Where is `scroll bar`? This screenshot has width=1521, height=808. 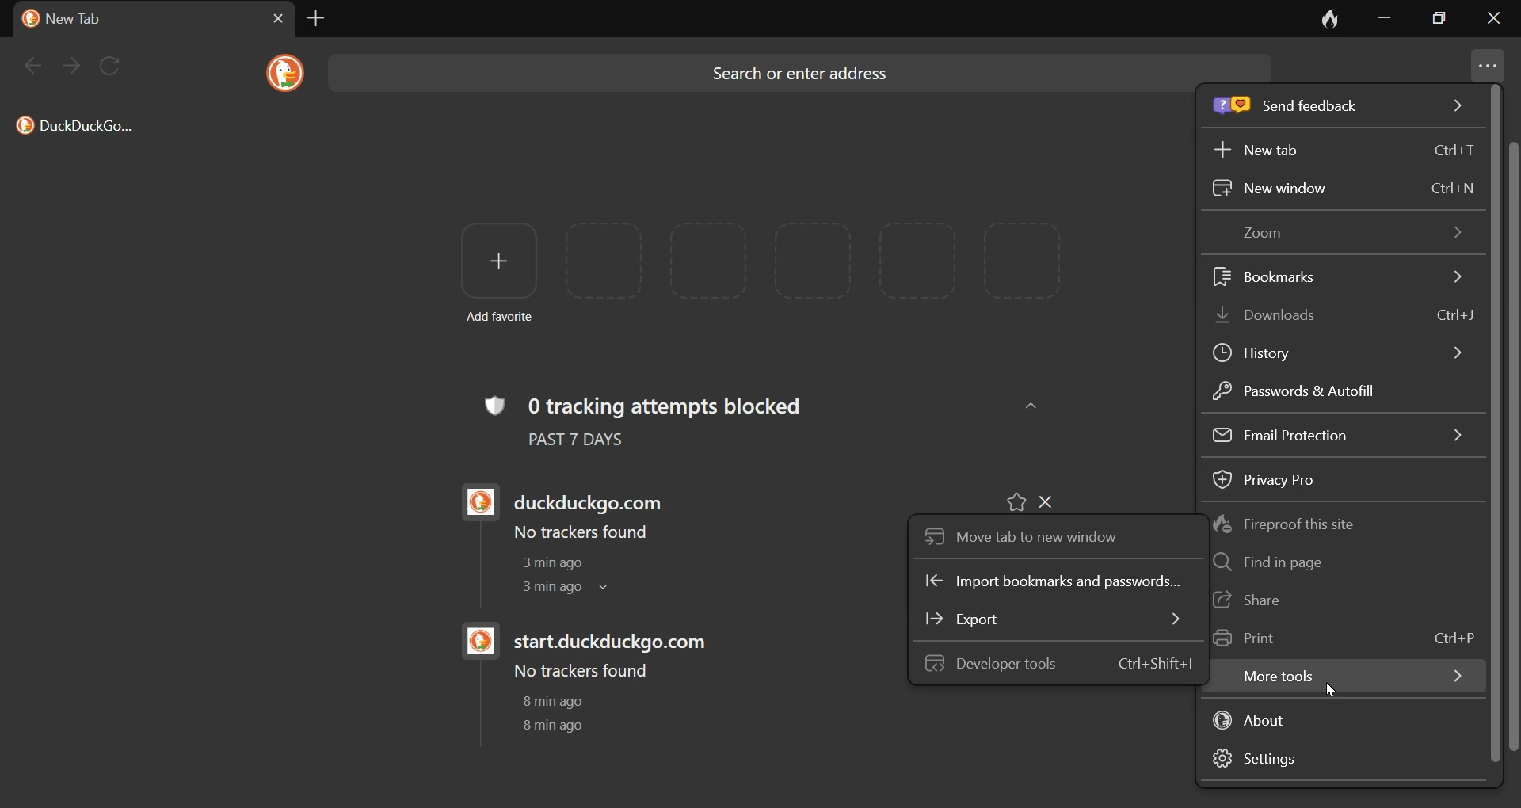
scroll bar is located at coordinates (1498, 425).